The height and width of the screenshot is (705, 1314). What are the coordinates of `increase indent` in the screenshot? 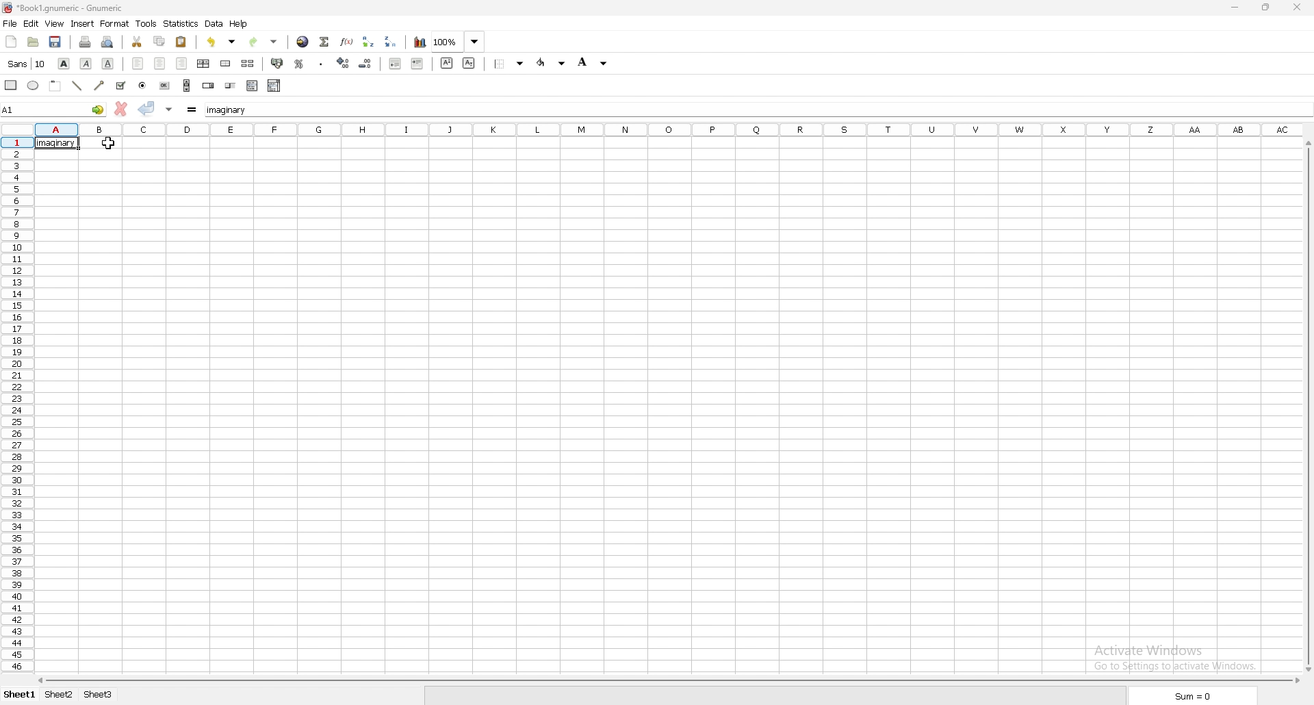 It's located at (417, 64).